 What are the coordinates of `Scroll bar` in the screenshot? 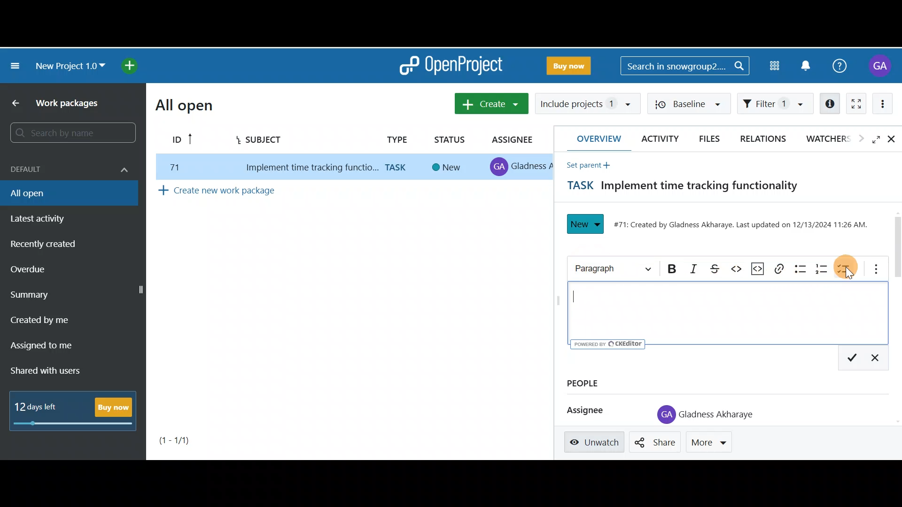 It's located at (896, 244).